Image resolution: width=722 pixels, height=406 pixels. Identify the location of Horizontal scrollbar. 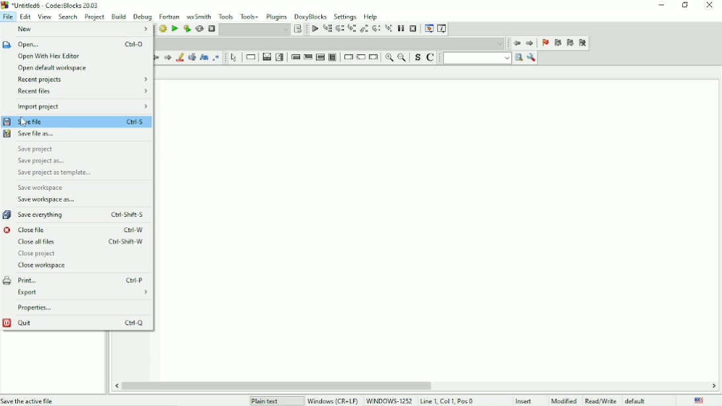
(276, 385).